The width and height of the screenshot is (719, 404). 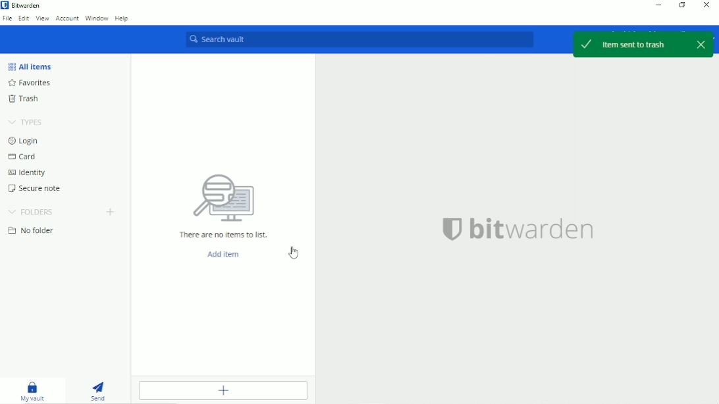 I want to click on Secure note, so click(x=36, y=188).